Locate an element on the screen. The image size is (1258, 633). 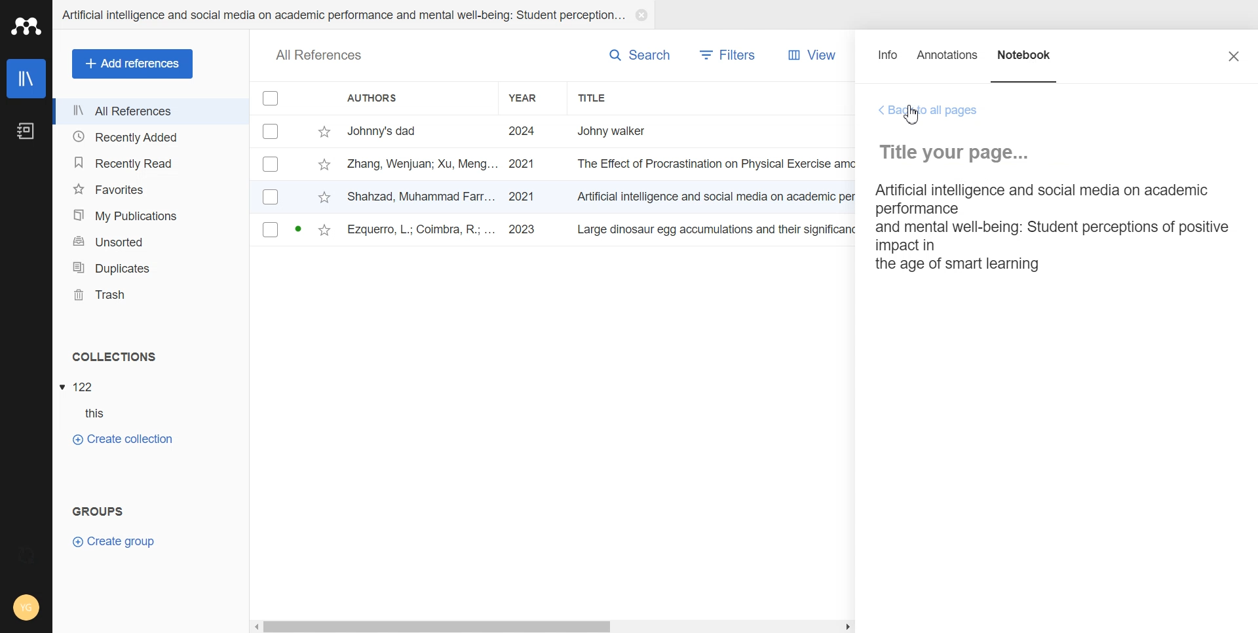
All References is located at coordinates (151, 111).